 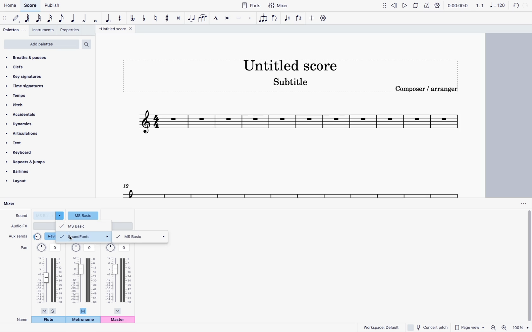 I want to click on dynamics, so click(x=22, y=124).